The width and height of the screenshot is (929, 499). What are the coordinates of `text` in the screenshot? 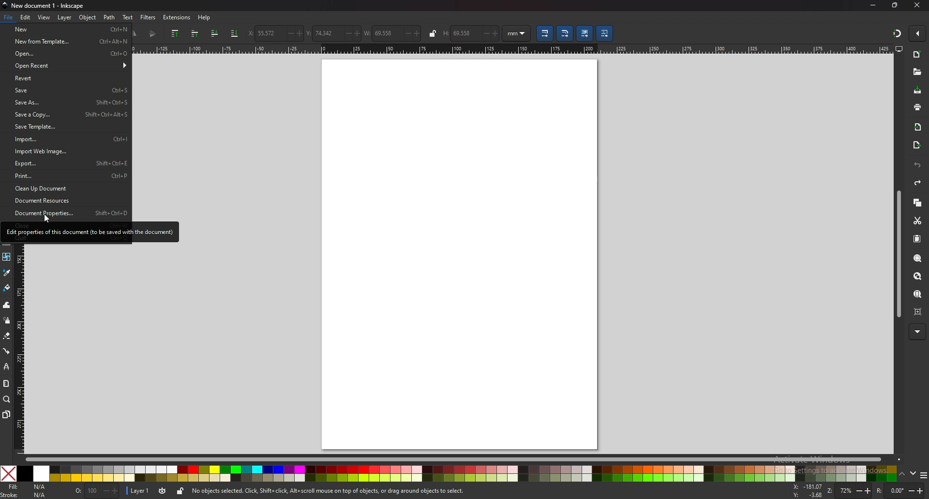 It's located at (127, 17).